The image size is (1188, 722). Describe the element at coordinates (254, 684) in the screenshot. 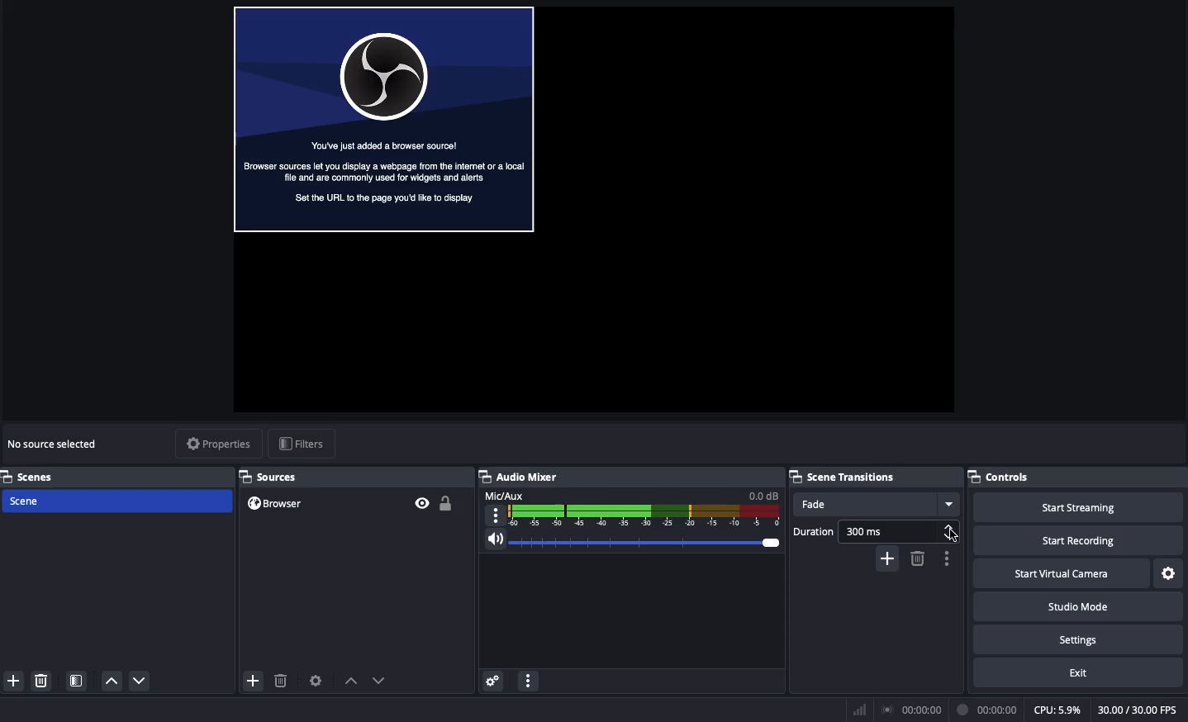

I see `add` at that location.